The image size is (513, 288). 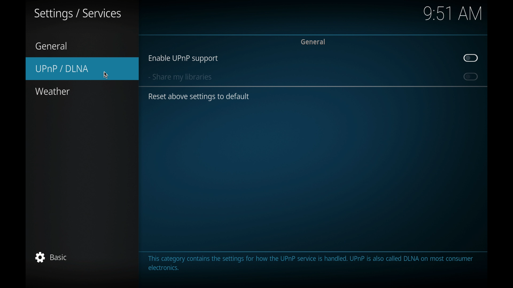 What do you see at coordinates (471, 77) in the screenshot?
I see `toggle button` at bounding box center [471, 77].